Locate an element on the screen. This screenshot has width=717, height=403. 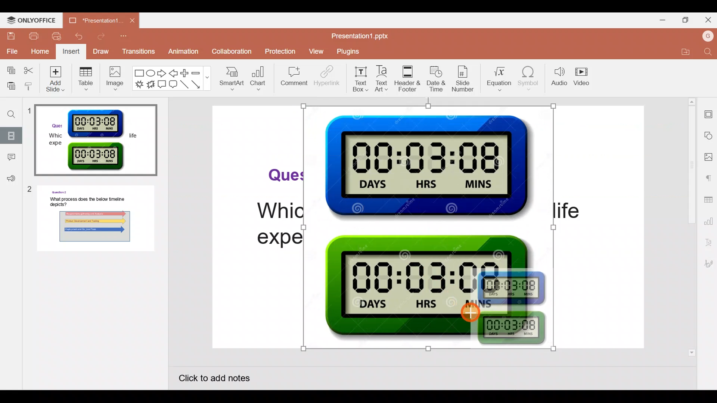
Table settings is located at coordinates (708, 201).